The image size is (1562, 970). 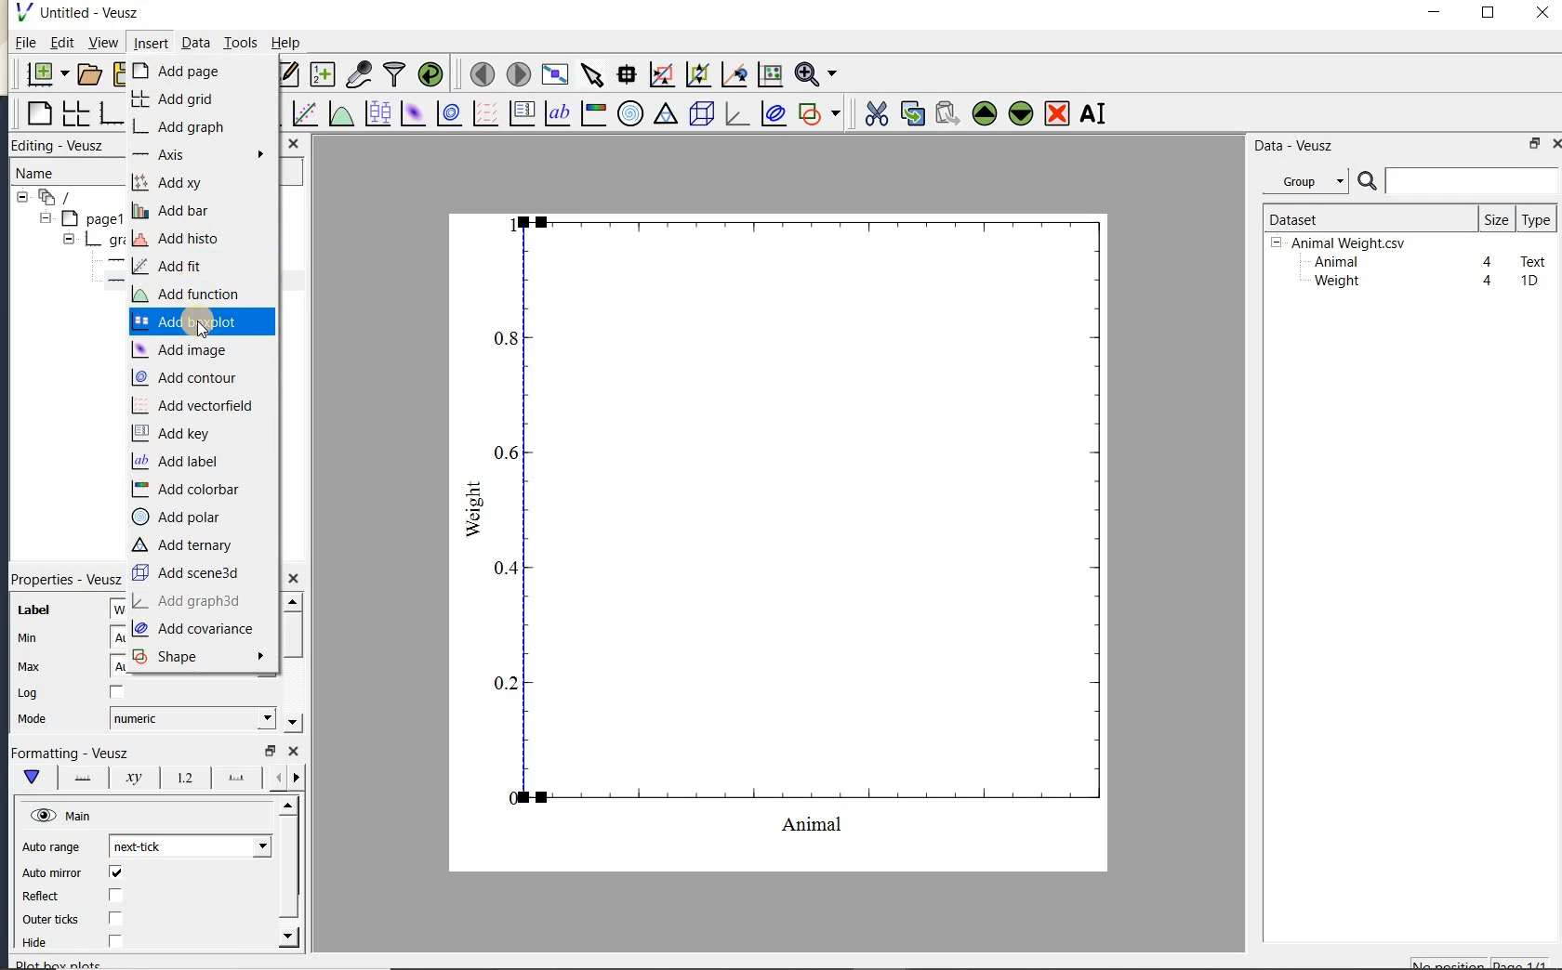 What do you see at coordinates (947, 115) in the screenshot?
I see `paste widget from the clipboard` at bounding box center [947, 115].